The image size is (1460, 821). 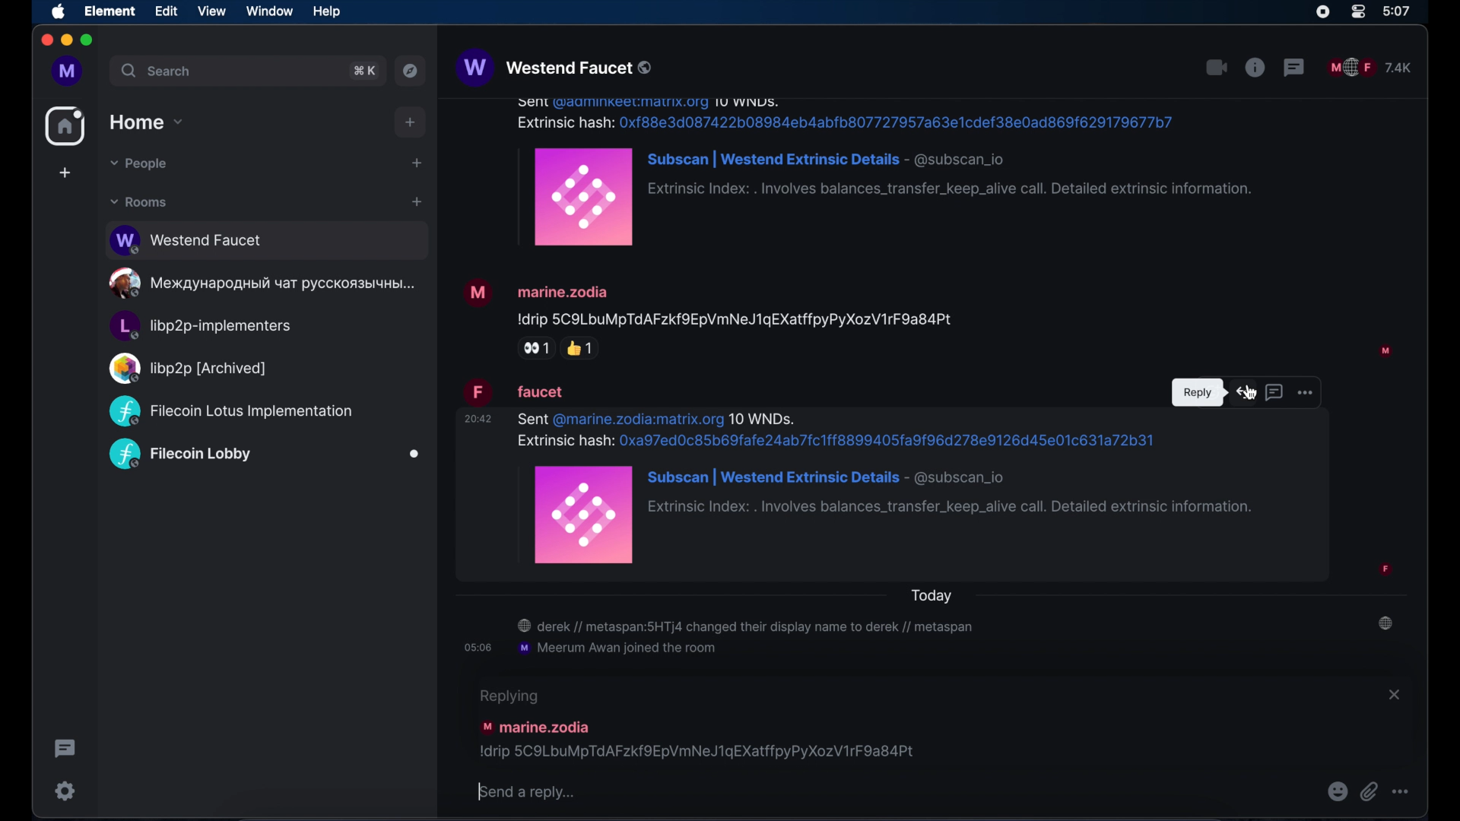 I want to click on emojis, so click(x=1337, y=791).